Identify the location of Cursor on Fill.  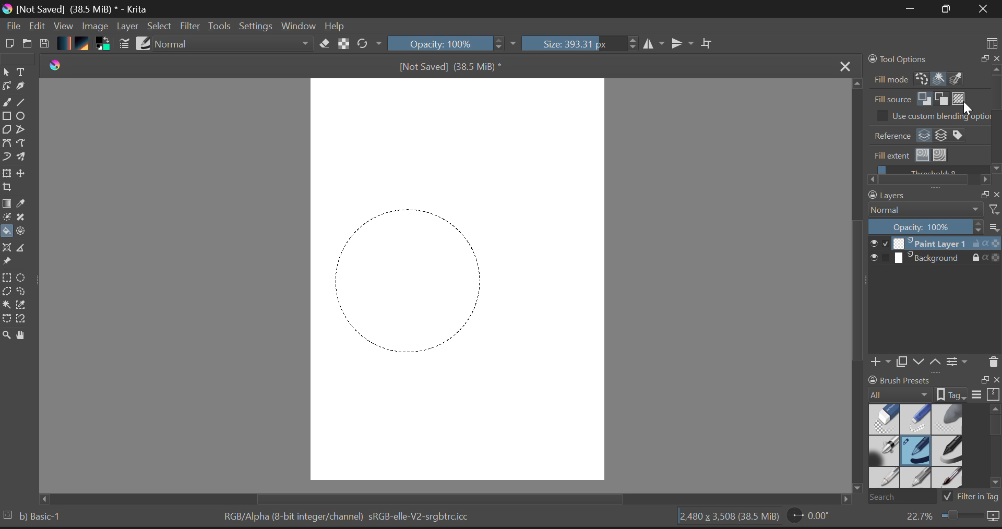
(9, 232).